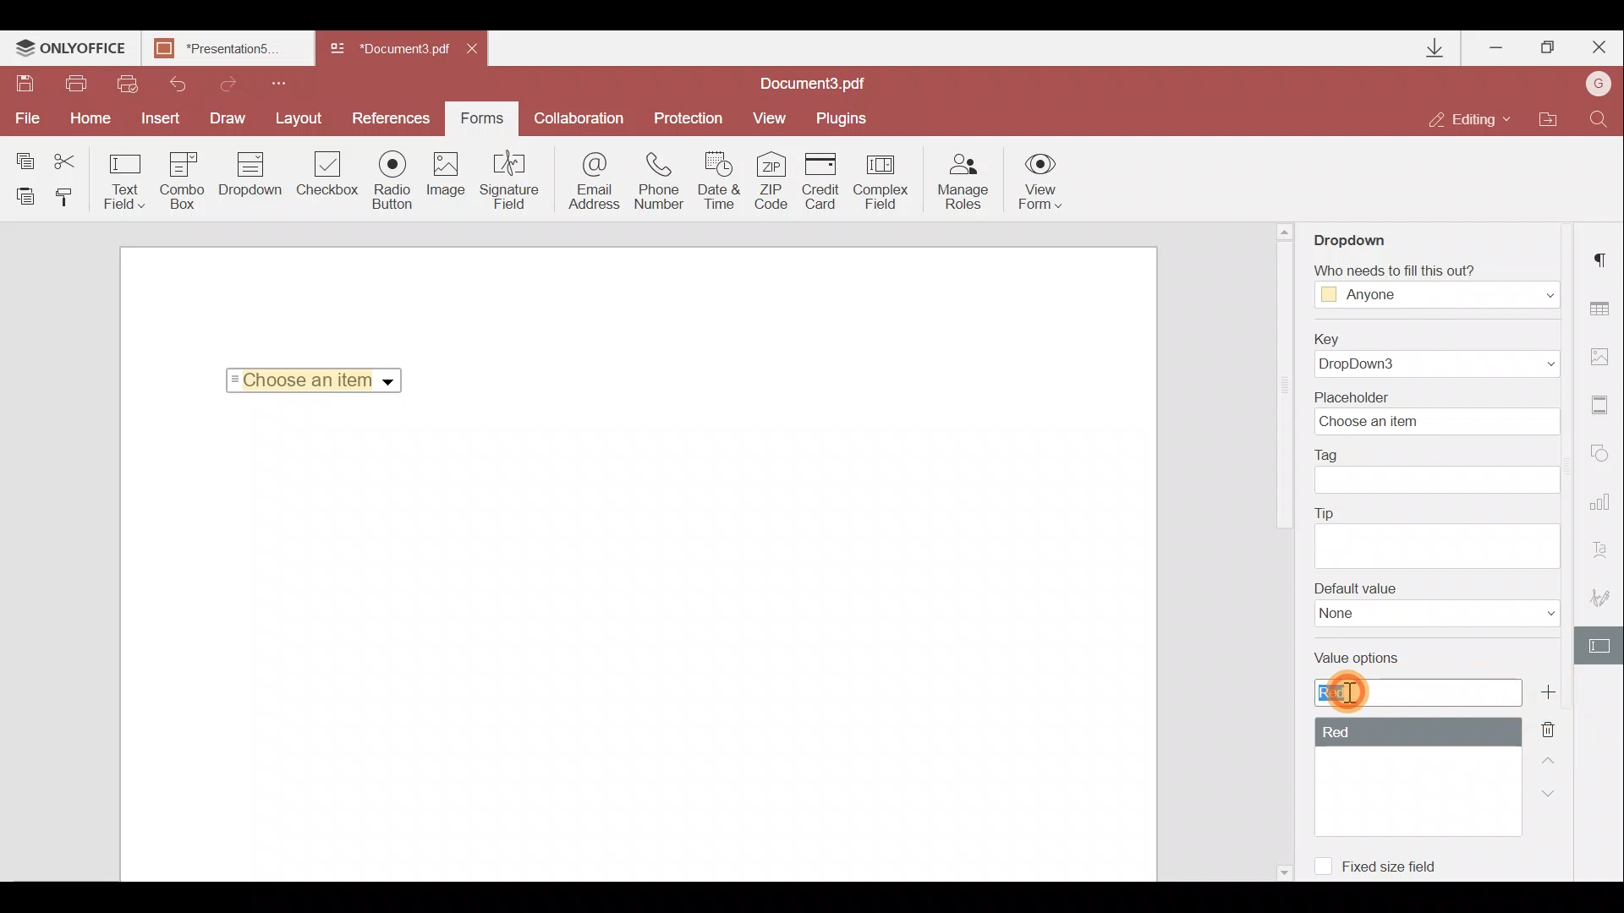  I want to click on Phone number, so click(661, 181).